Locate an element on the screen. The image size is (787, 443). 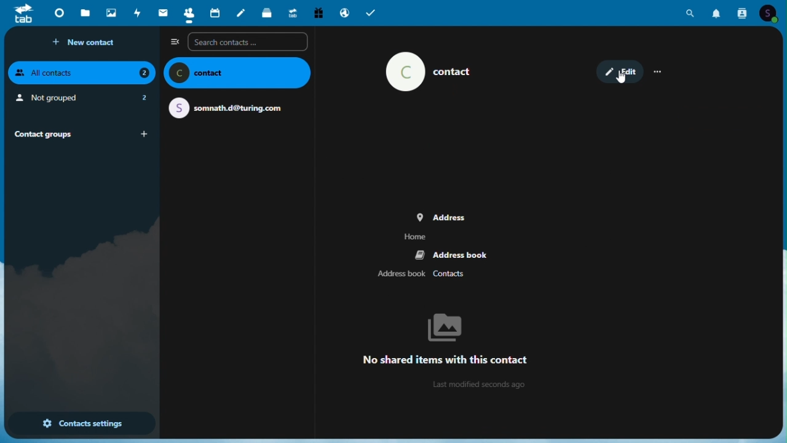
text is located at coordinates (459, 362).